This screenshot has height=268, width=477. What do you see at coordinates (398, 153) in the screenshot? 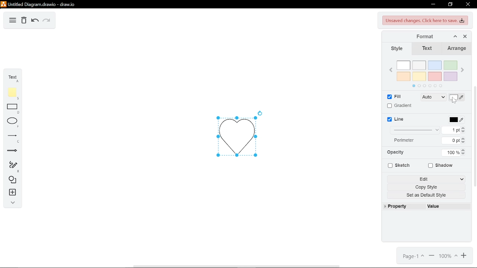
I see `Opacity` at bounding box center [398, 153].